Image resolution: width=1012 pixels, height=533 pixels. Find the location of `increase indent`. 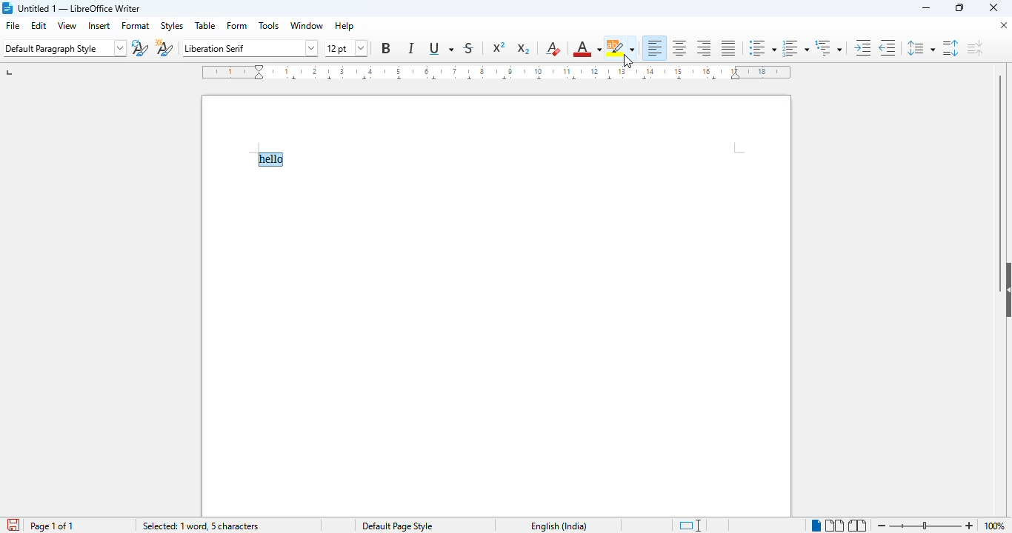

increase indent is located at coordinates (862, 47).